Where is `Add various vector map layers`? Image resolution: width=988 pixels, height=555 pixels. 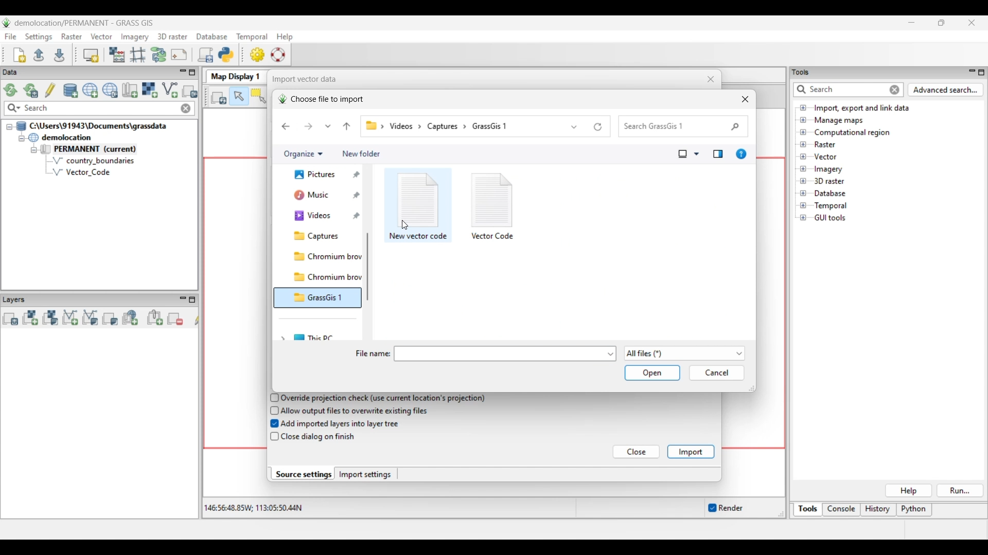 Add various vector map layers is located at coordinates (91, 318).